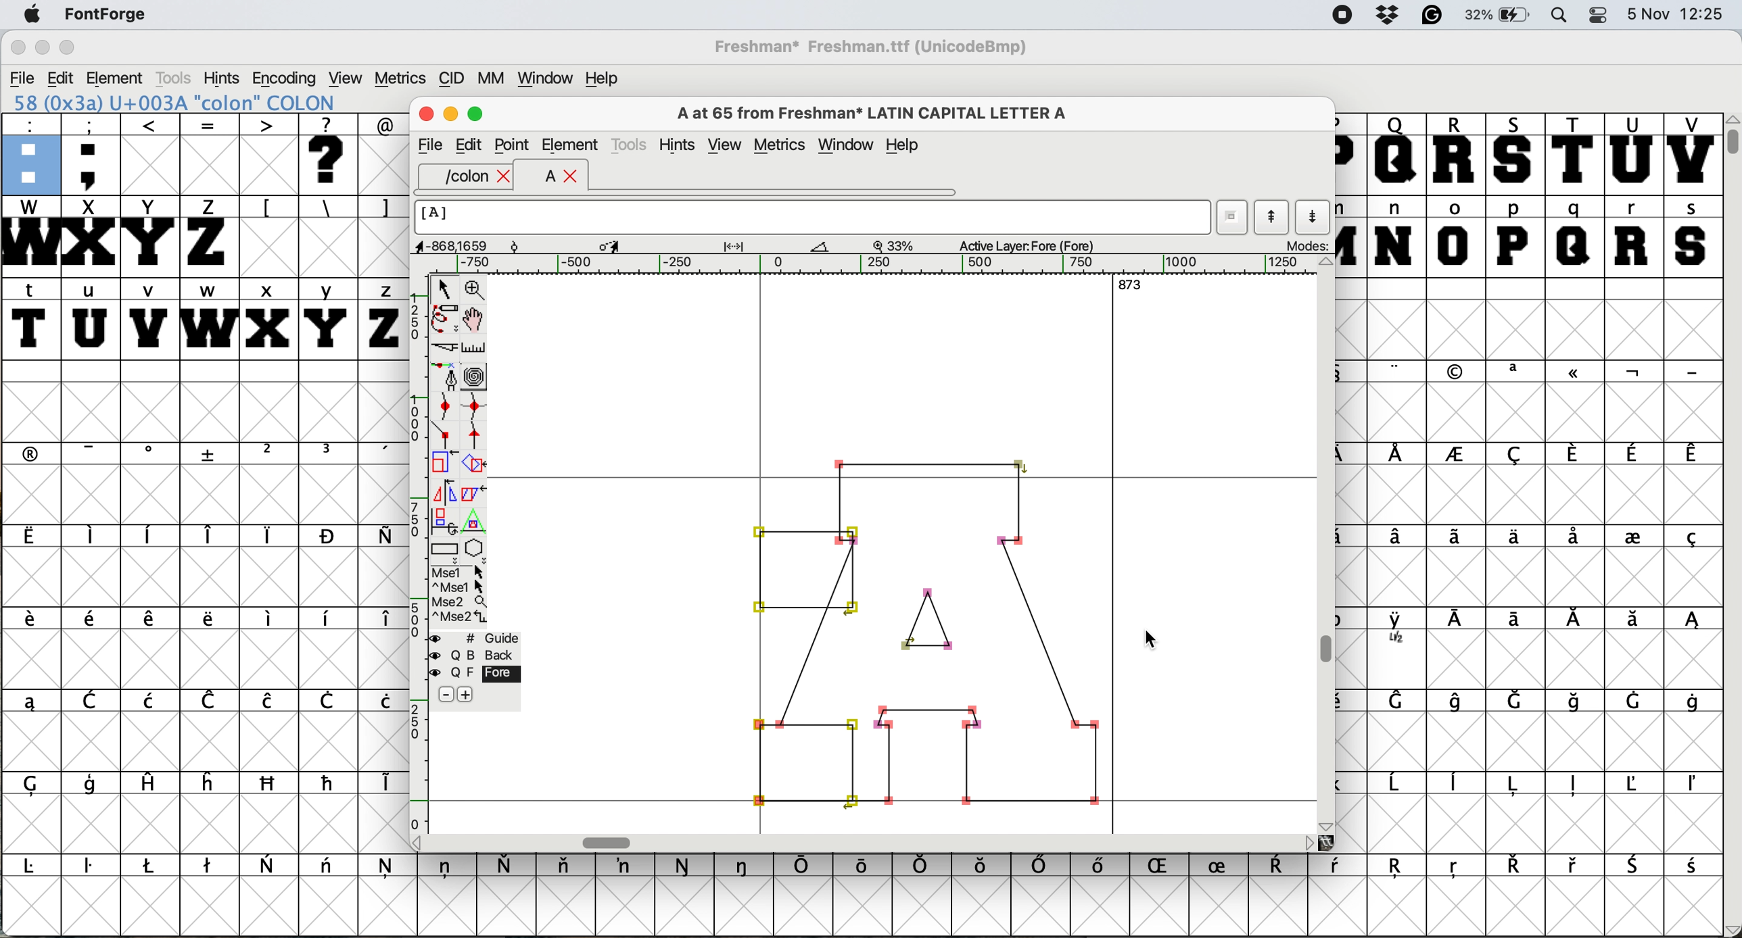  Describe the element at coordinates (446, 545) in the screenshot. I see `rectangle or box` at that location.